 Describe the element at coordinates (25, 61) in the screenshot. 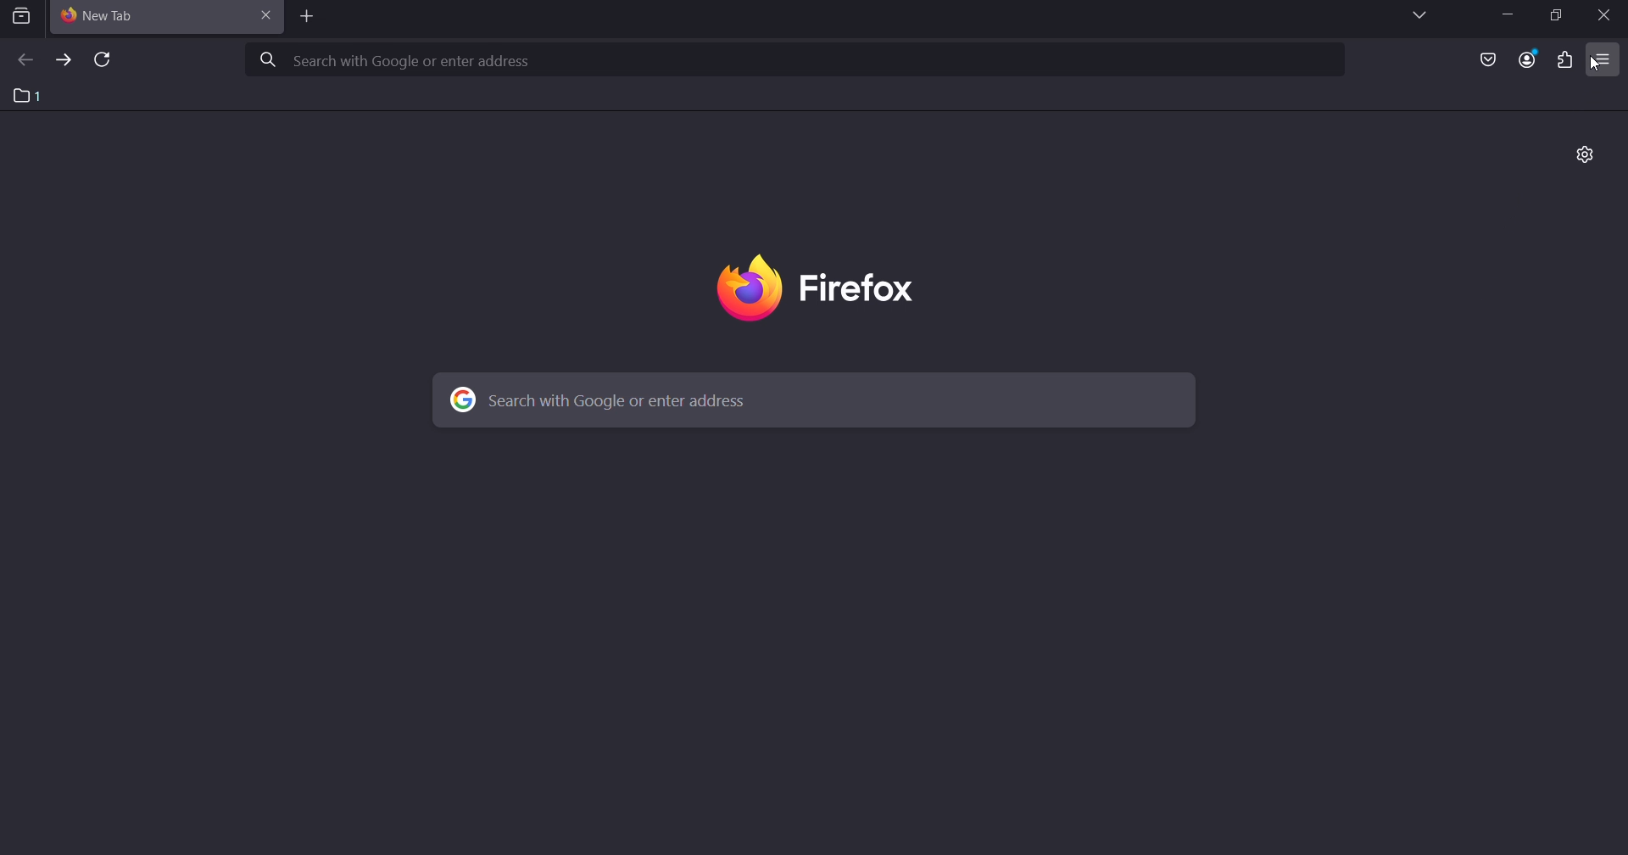

I see `back one page` at that location.